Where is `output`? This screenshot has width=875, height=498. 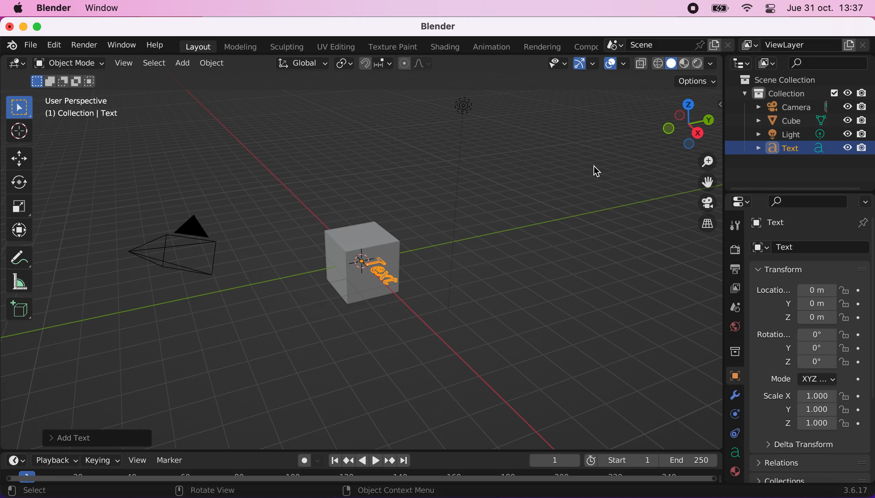
output is located at coordinates (735, 269).